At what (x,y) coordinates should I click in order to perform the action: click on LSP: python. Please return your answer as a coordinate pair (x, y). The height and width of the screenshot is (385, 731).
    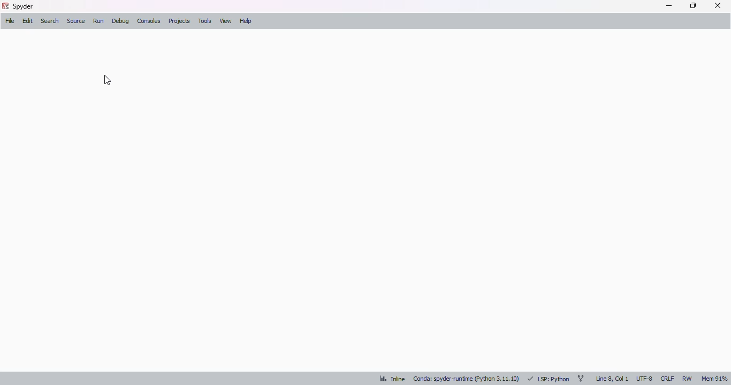
    Looking at the image, I should click on (548, 379).